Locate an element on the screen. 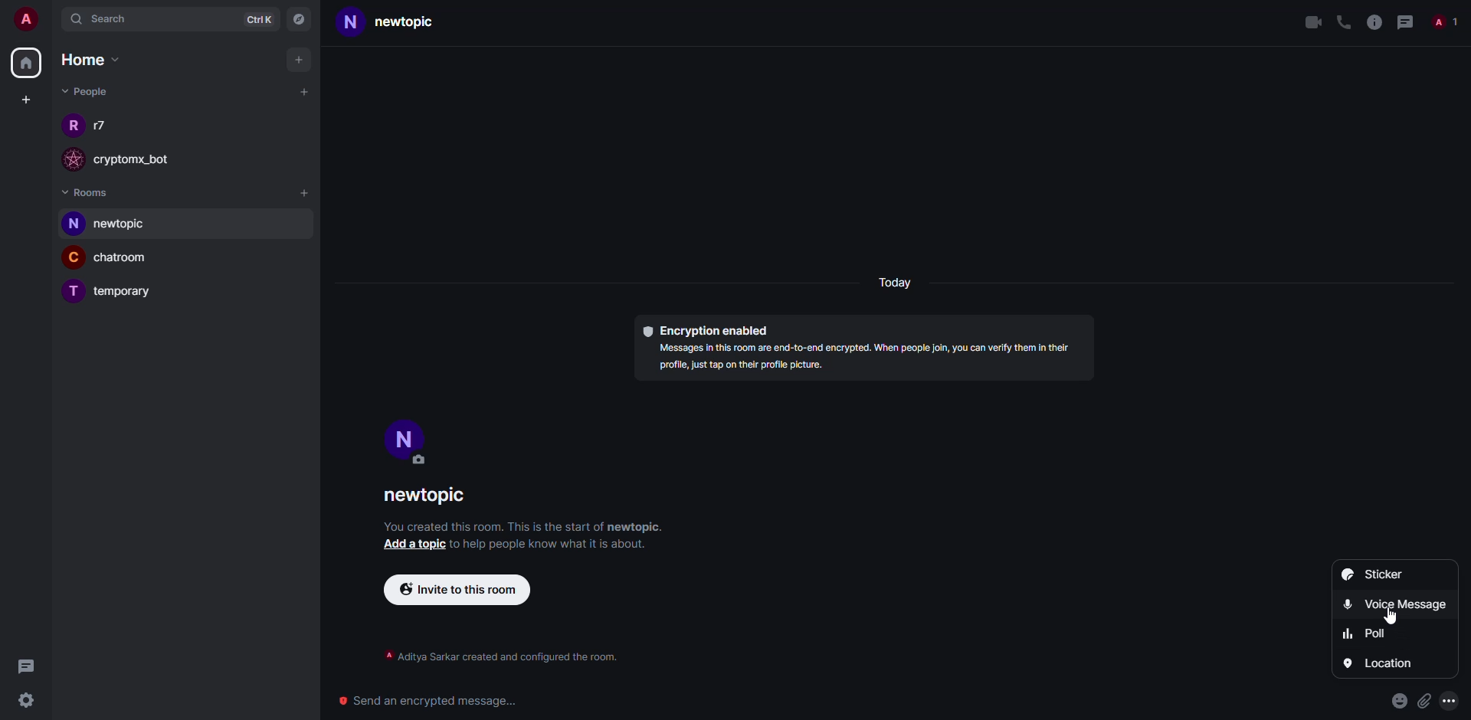  info is located at coordinates (494, 655).